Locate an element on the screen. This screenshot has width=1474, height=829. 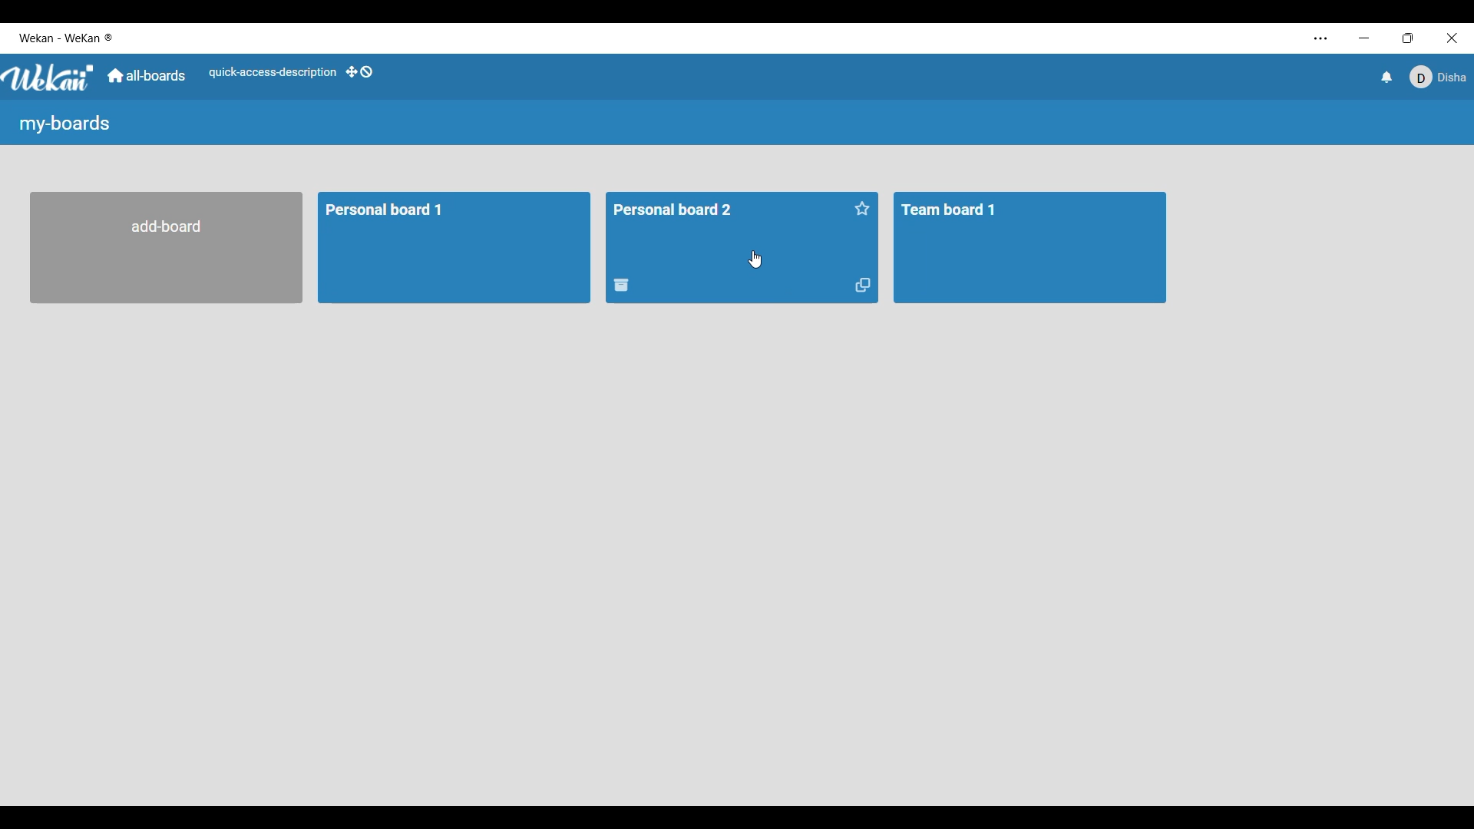
Minimize is located at coordinates (1364, 38).